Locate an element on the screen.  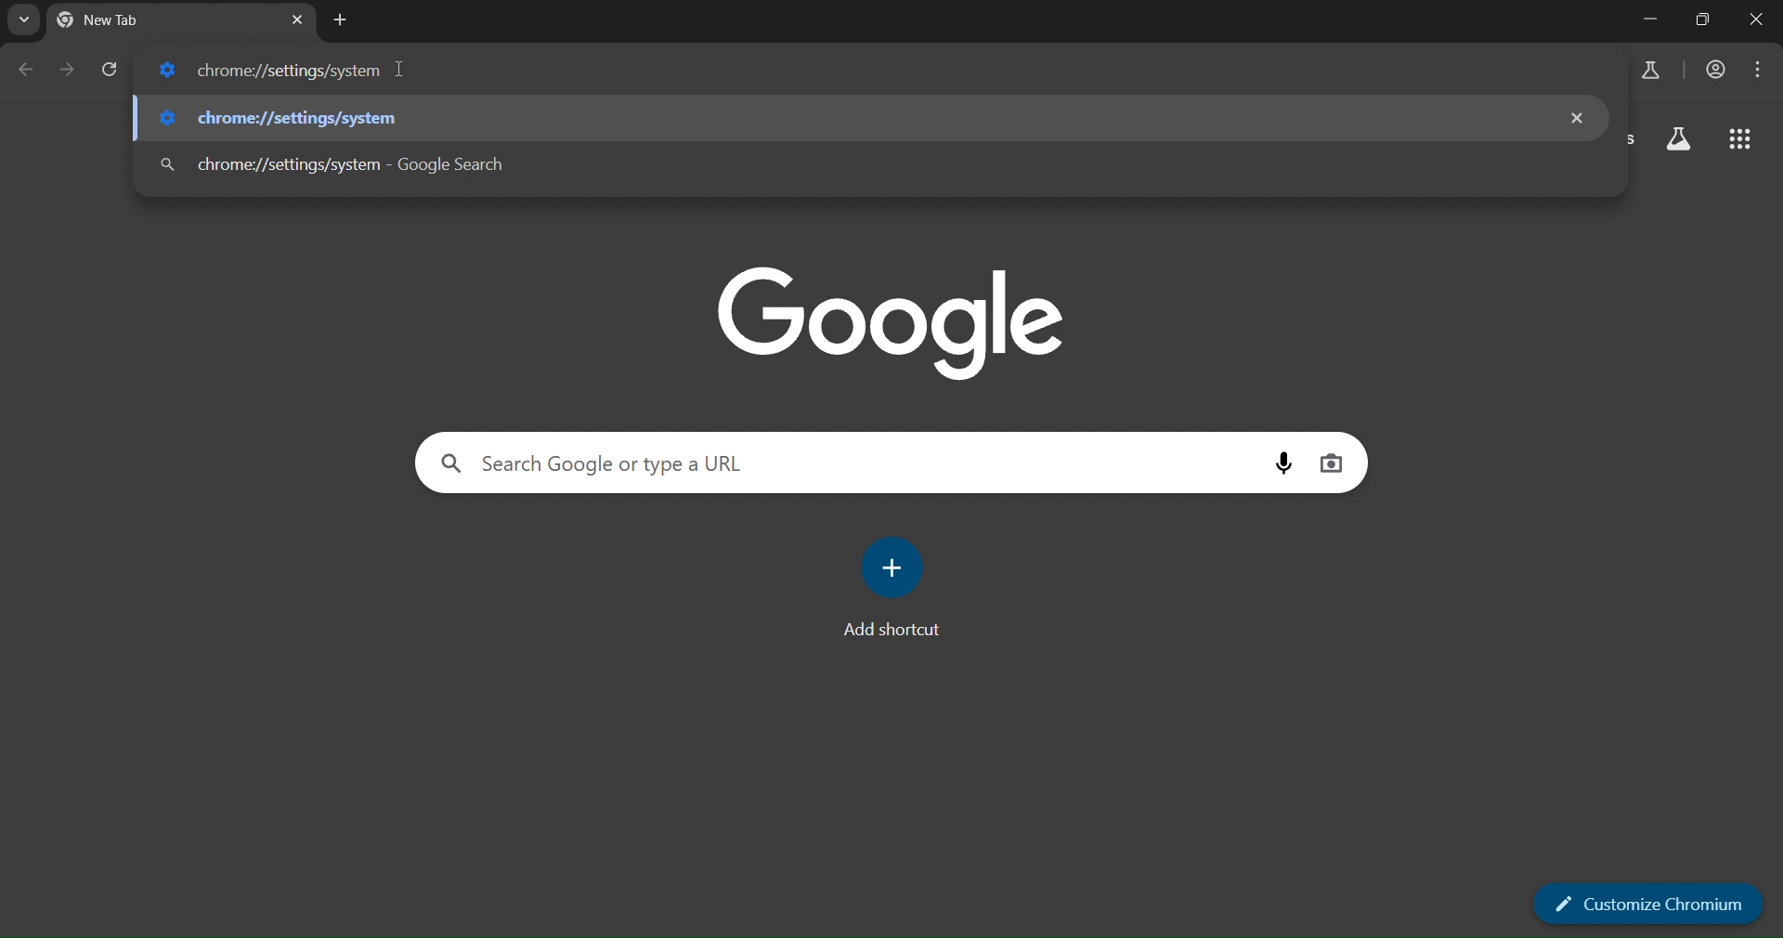
add shortcut is located at coordinates (896, 587).